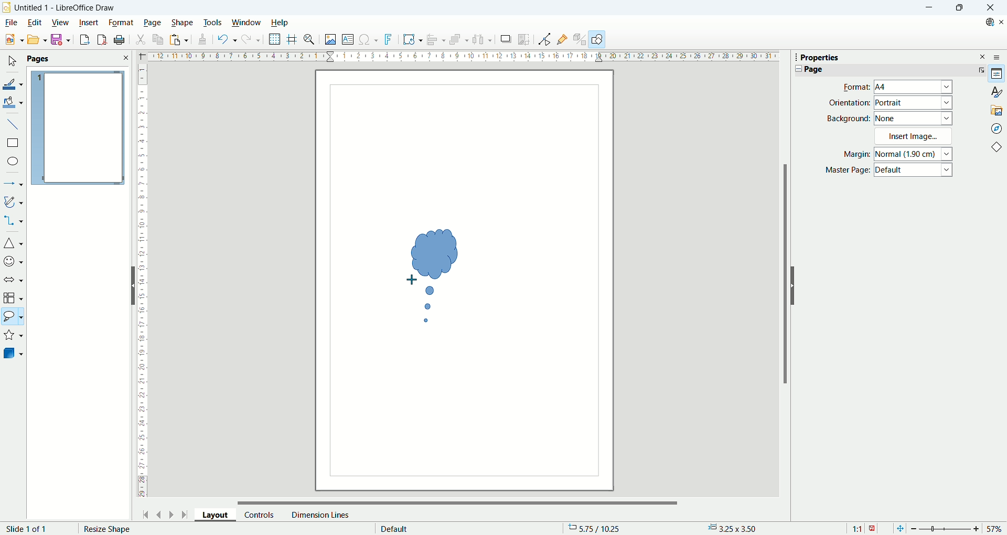 Image resolution: width=1007 pixels, height=535 pixels. Describe the element at coordinates (13, 123) in the screenshot. I see `insert line` at that location.